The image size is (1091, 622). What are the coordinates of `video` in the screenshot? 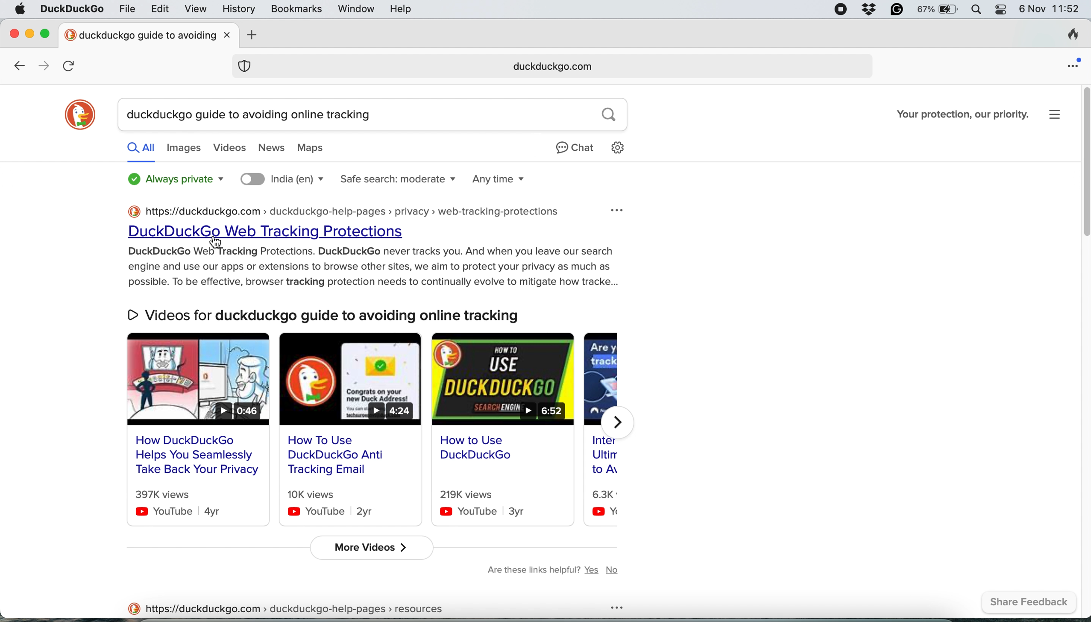 It's located at (352, 378).